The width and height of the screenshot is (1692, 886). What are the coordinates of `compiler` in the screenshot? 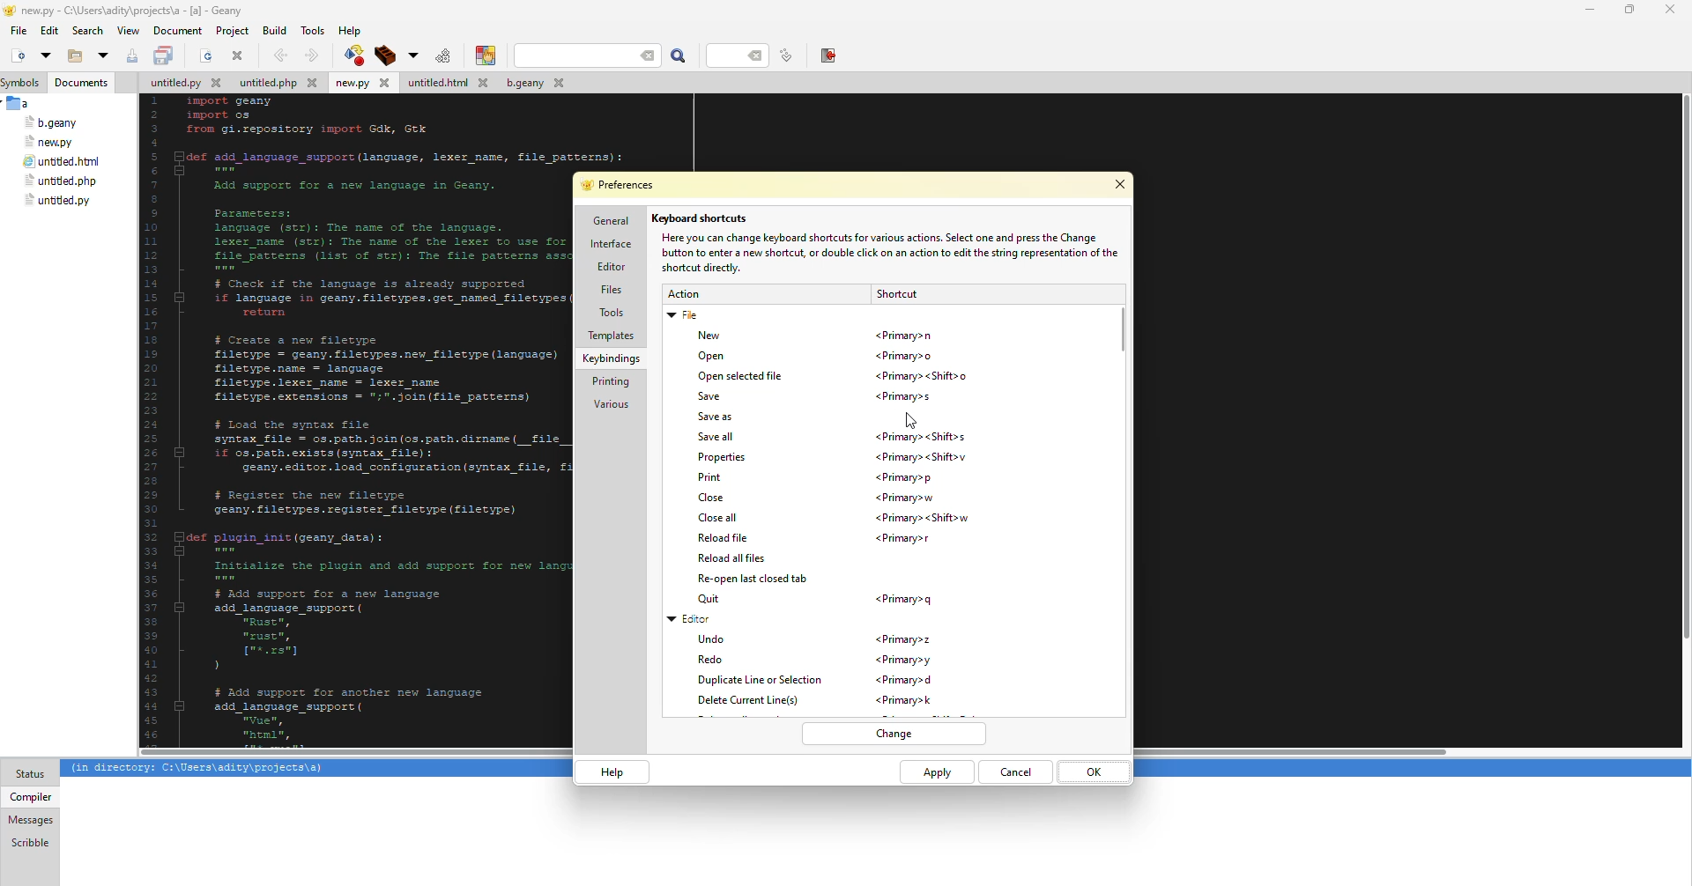 It's located at (29, 796).